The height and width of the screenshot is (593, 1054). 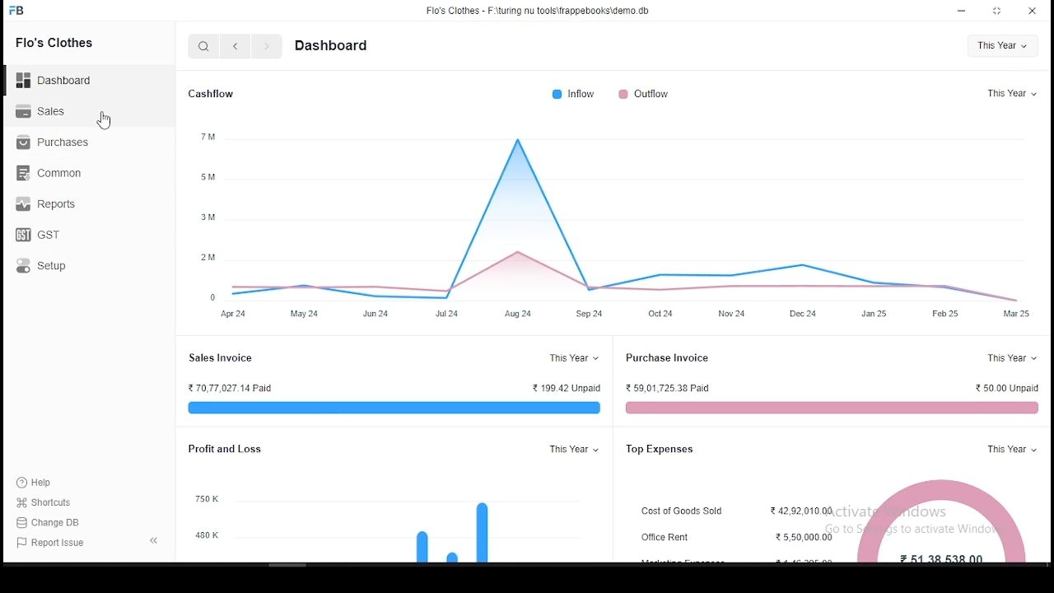 I want to click on 7M, so click(x=202, y=137).